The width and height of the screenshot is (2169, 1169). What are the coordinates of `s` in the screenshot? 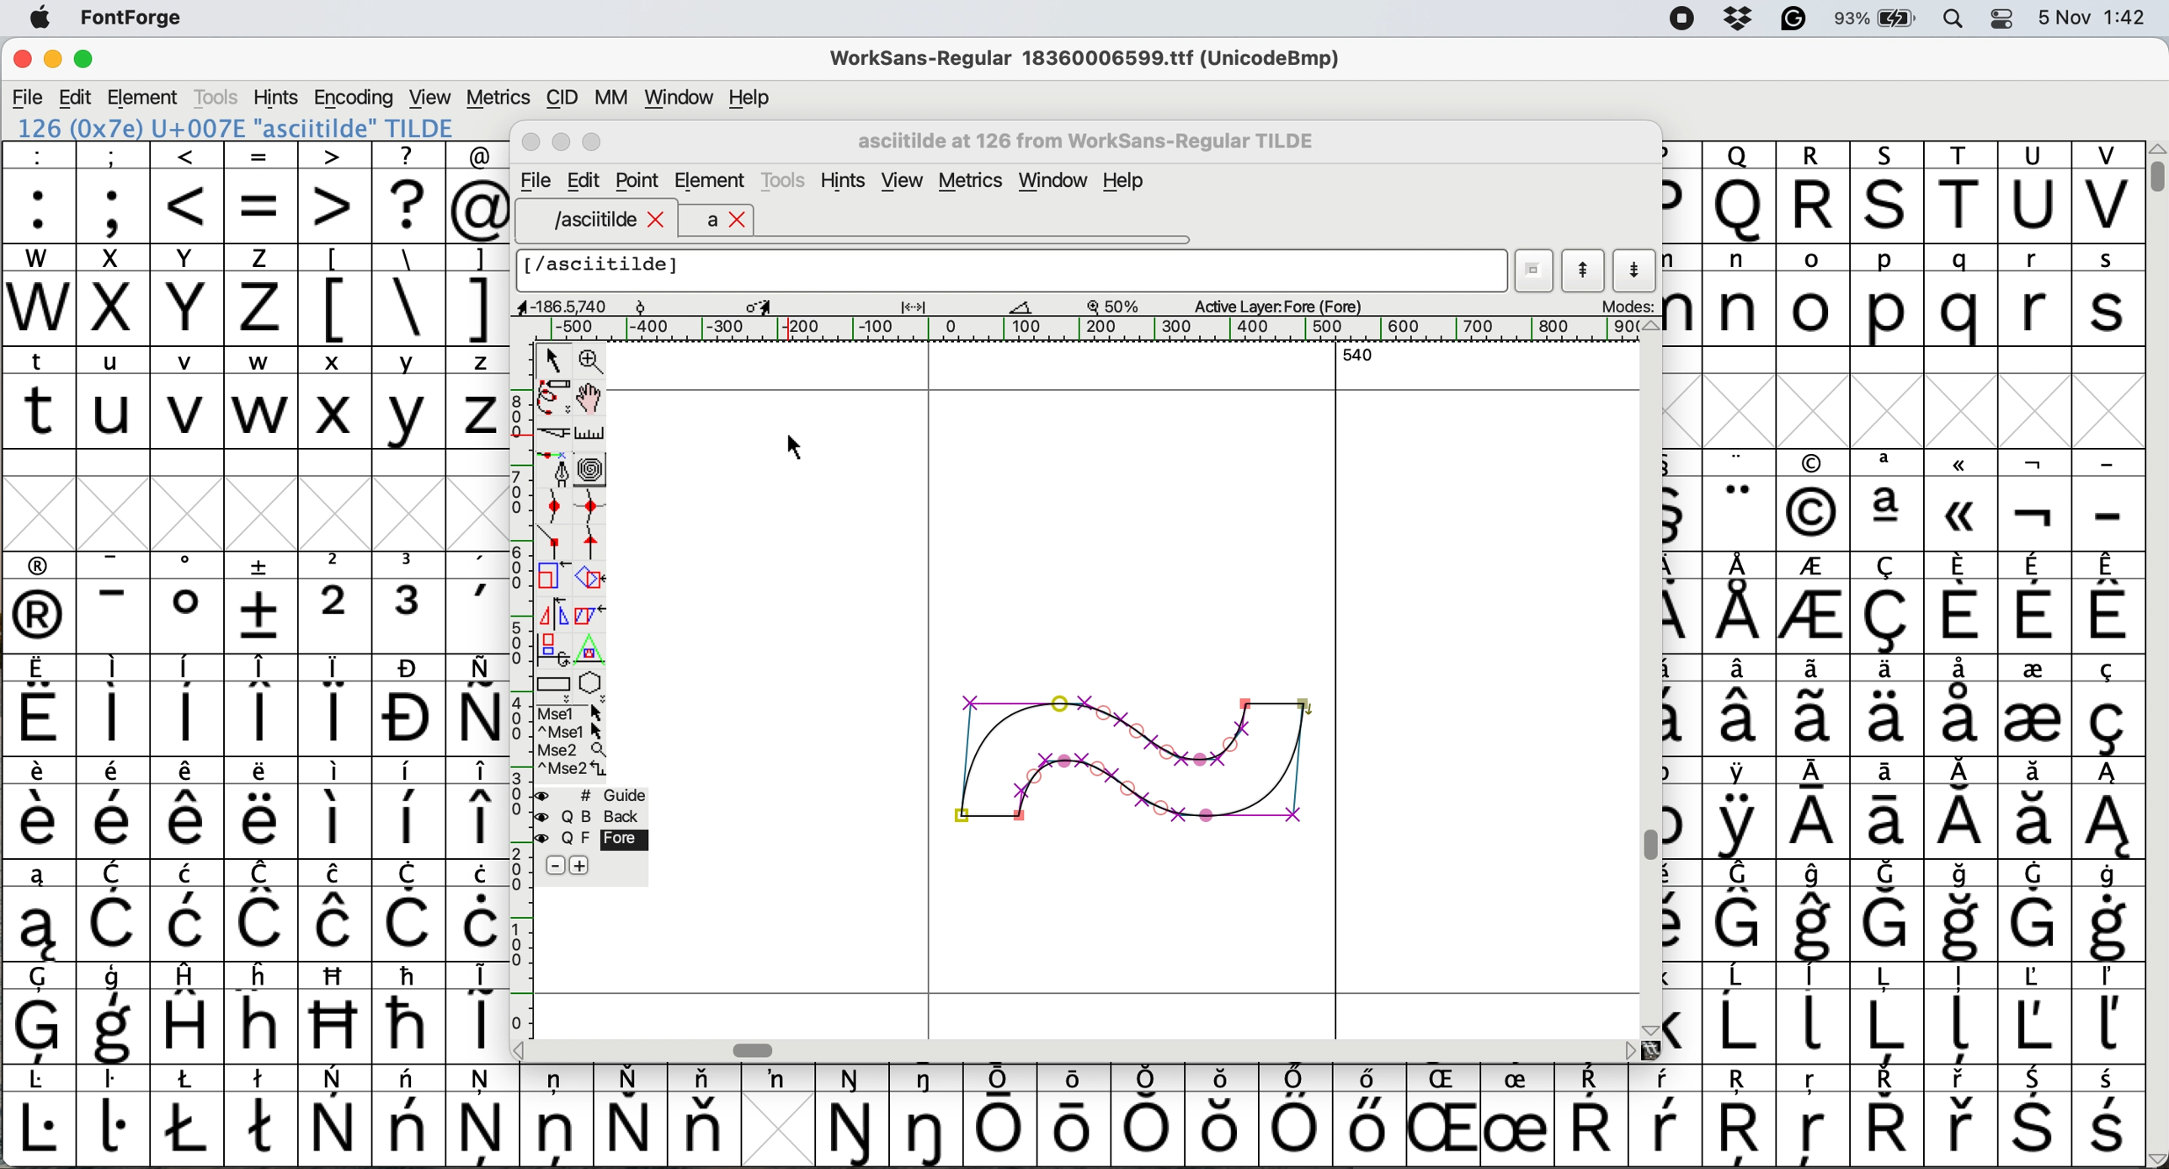 It's located at (2108, 296).